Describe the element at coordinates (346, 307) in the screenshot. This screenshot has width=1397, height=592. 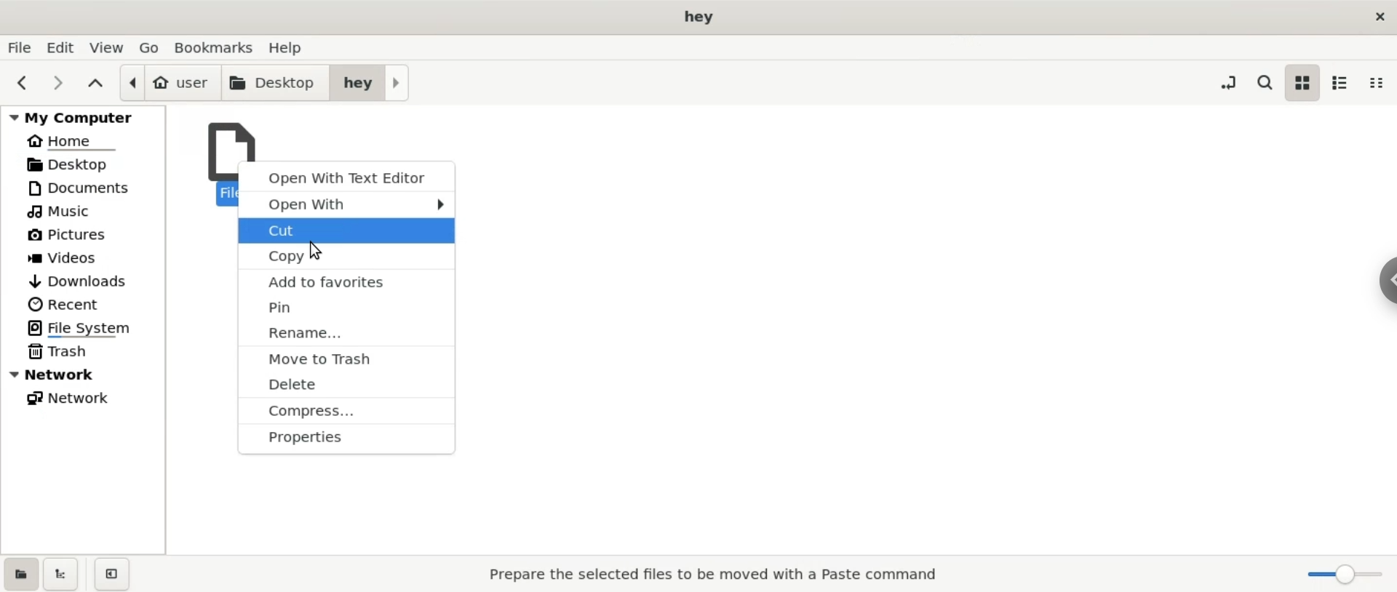
I see `pin ` at that location.